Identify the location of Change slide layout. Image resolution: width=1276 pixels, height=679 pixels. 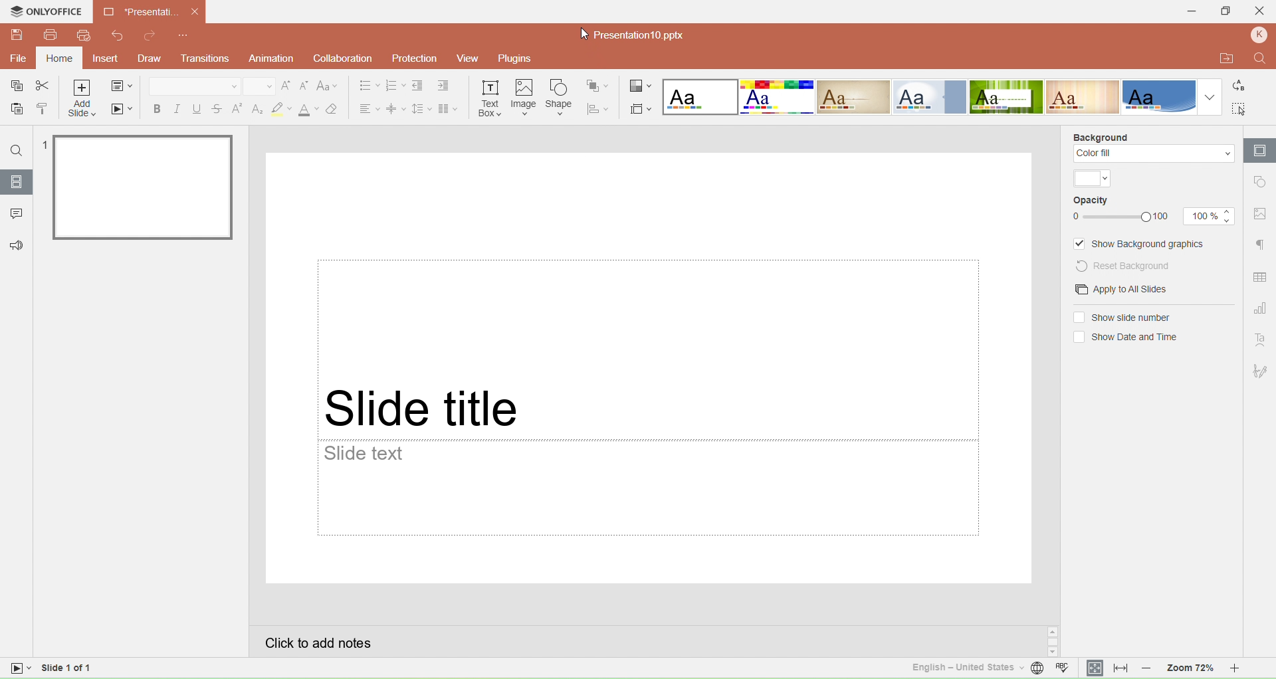
(124, 86).